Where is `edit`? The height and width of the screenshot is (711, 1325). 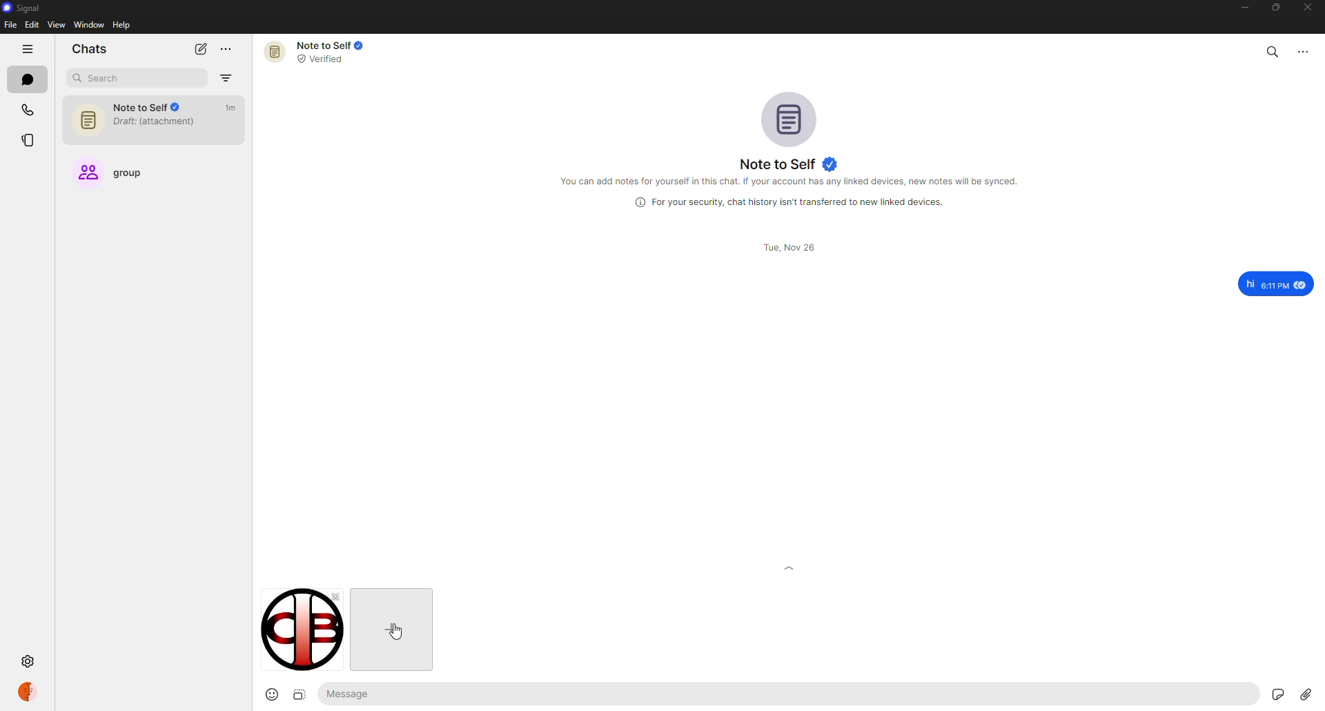 edit is located at coordinates (32, 25).